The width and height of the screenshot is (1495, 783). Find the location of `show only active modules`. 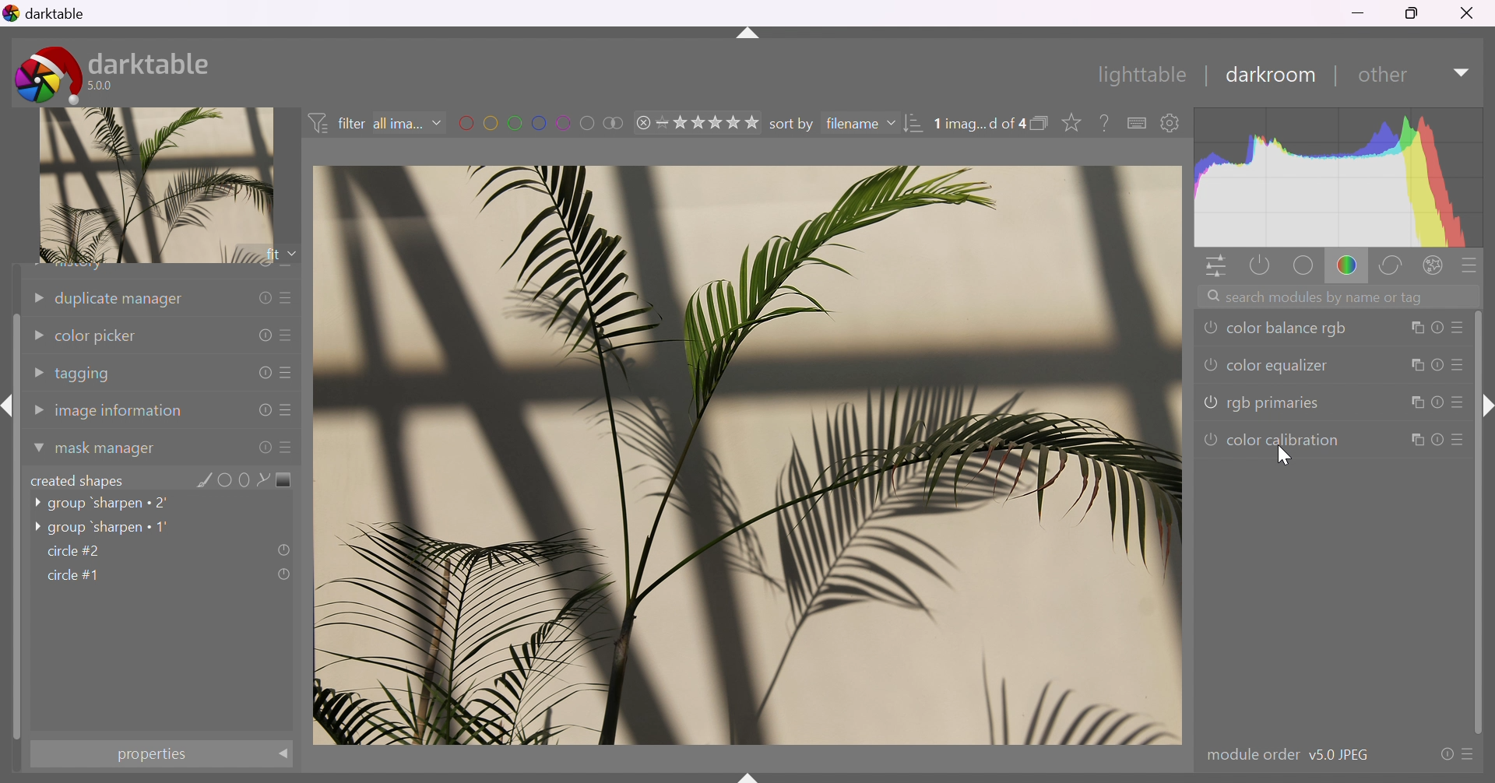

show only active modules is located at coordinates (1260, 265).